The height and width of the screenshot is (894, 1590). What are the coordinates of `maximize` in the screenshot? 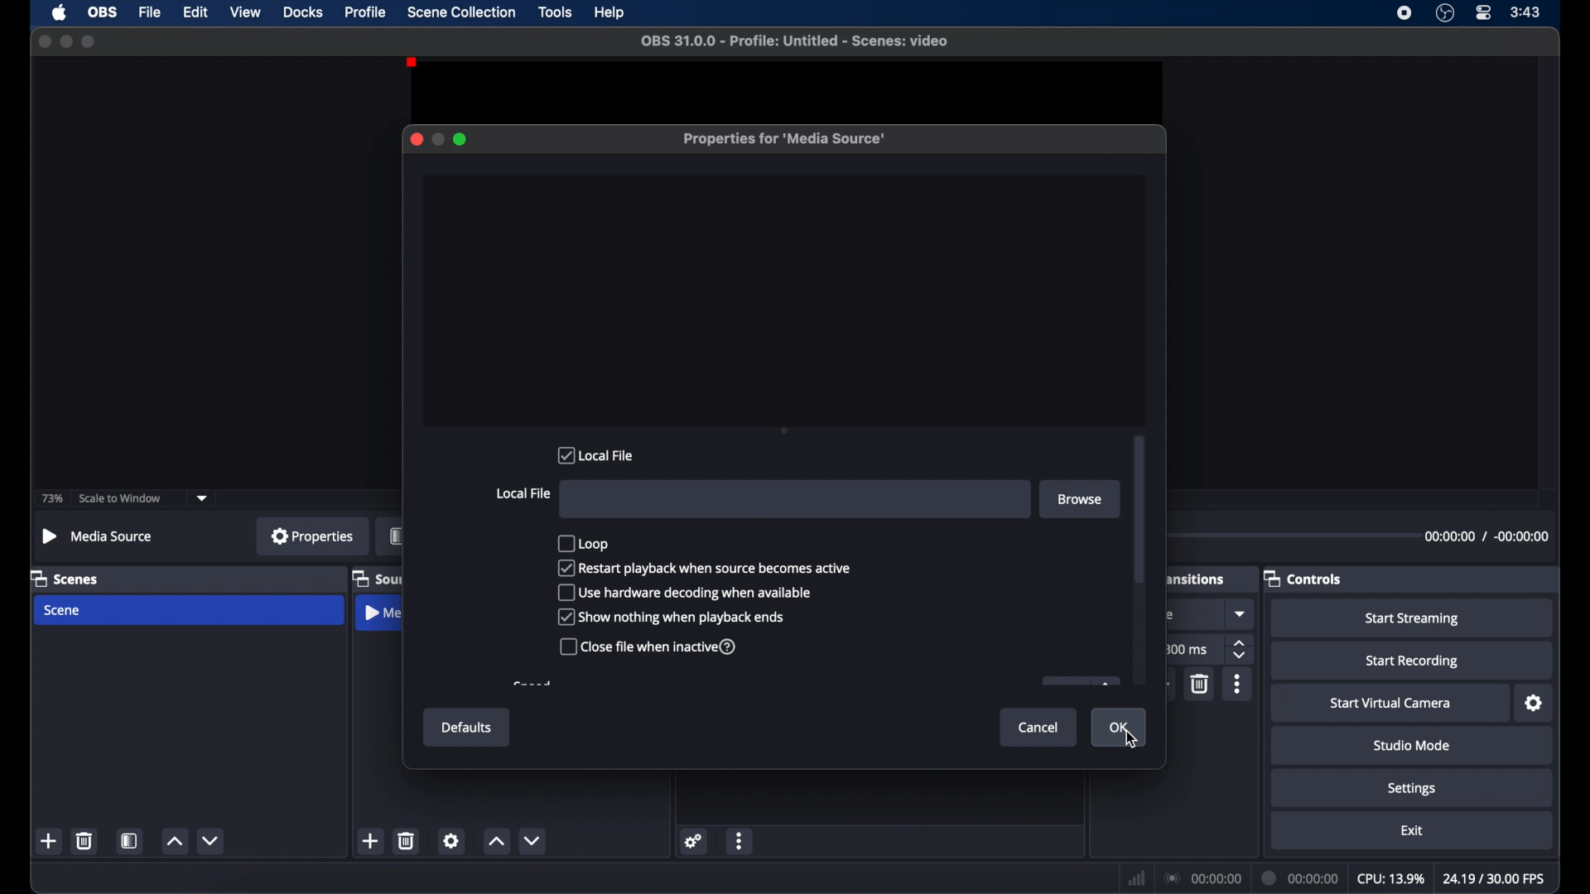 It's located at (461, 140).